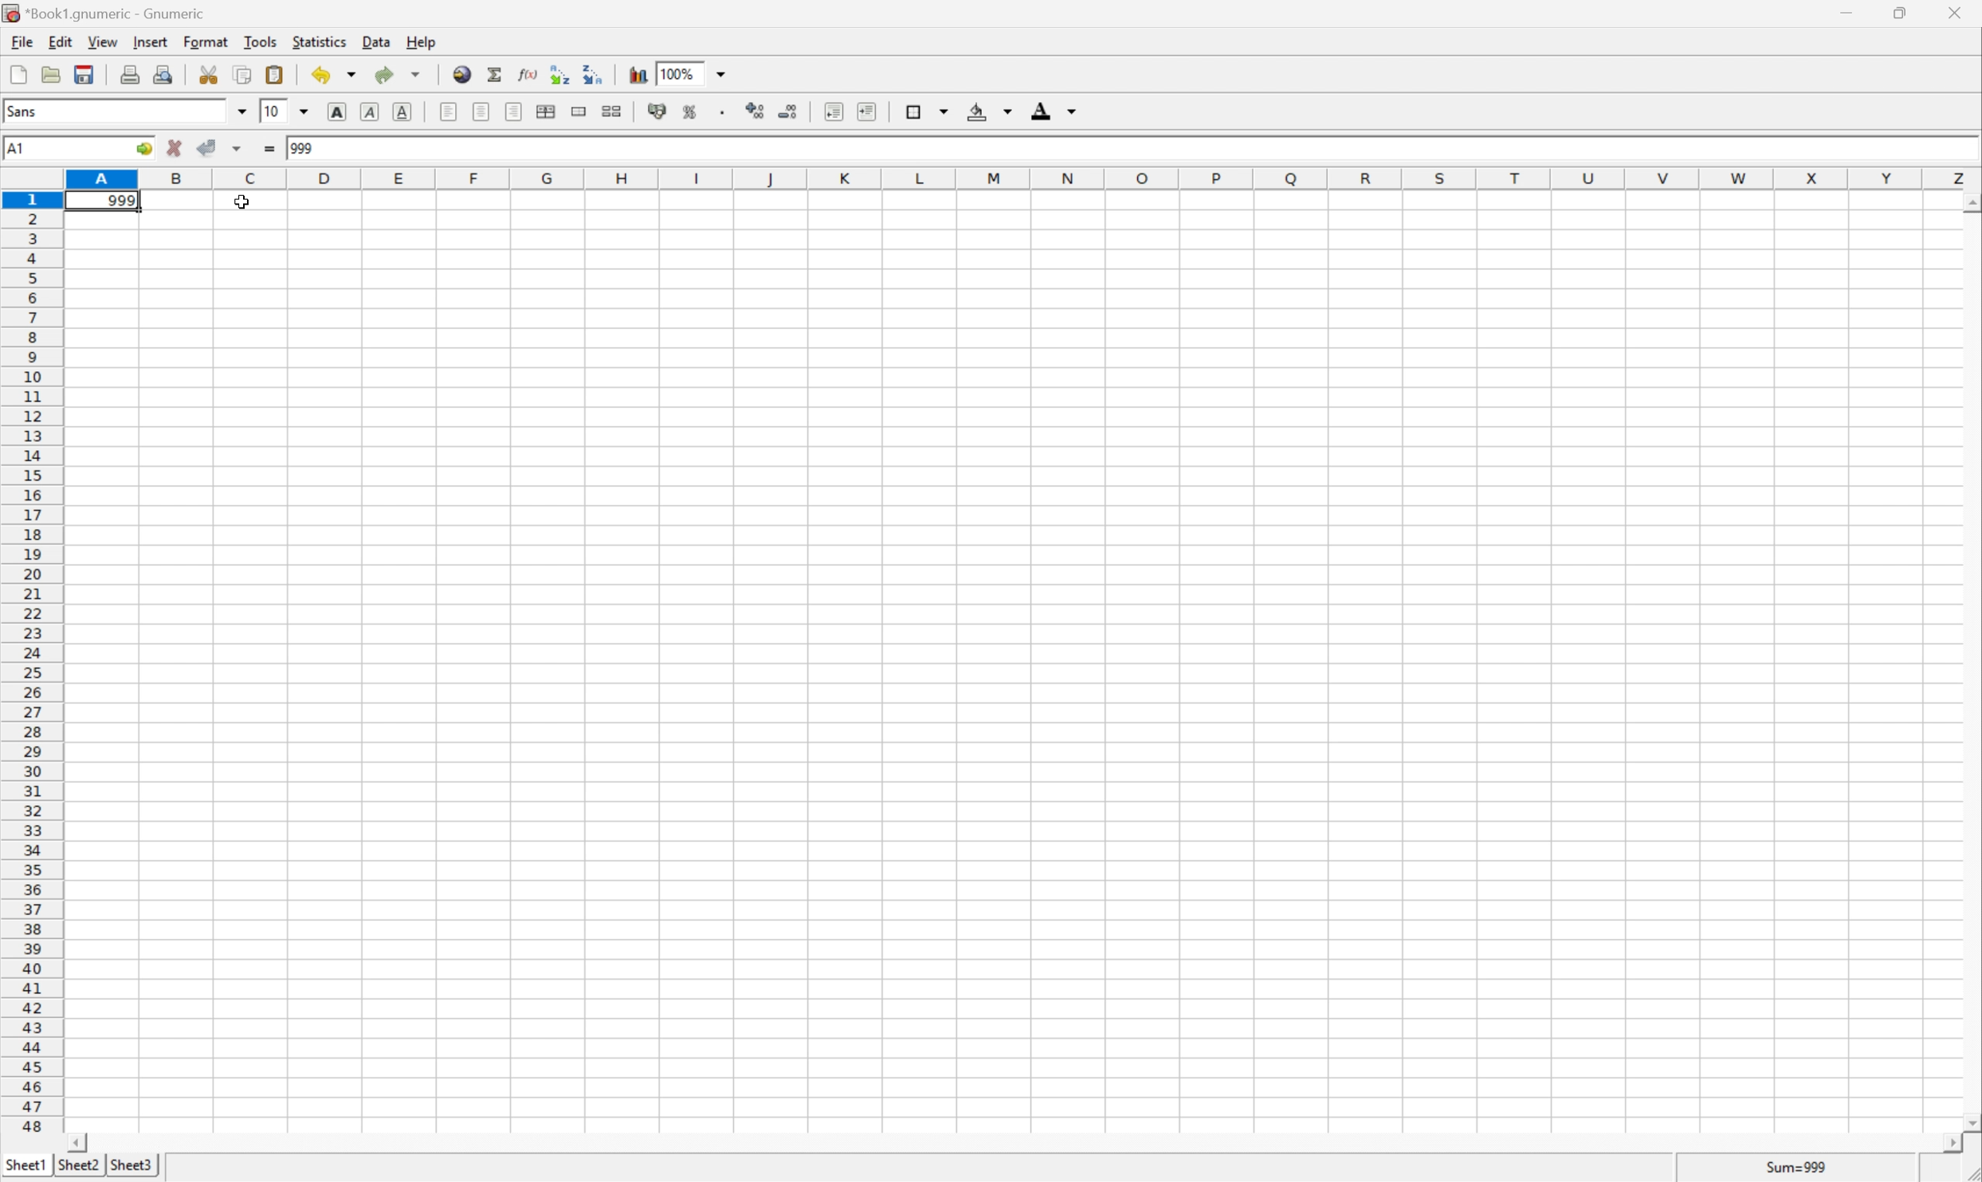 Image resolution: width=1982 pixels, height=1182 pixels. What do you see at coordinates (549, 113) in the screenshot?
I see `center horizontally across selection` at bounding box center [549, 113].